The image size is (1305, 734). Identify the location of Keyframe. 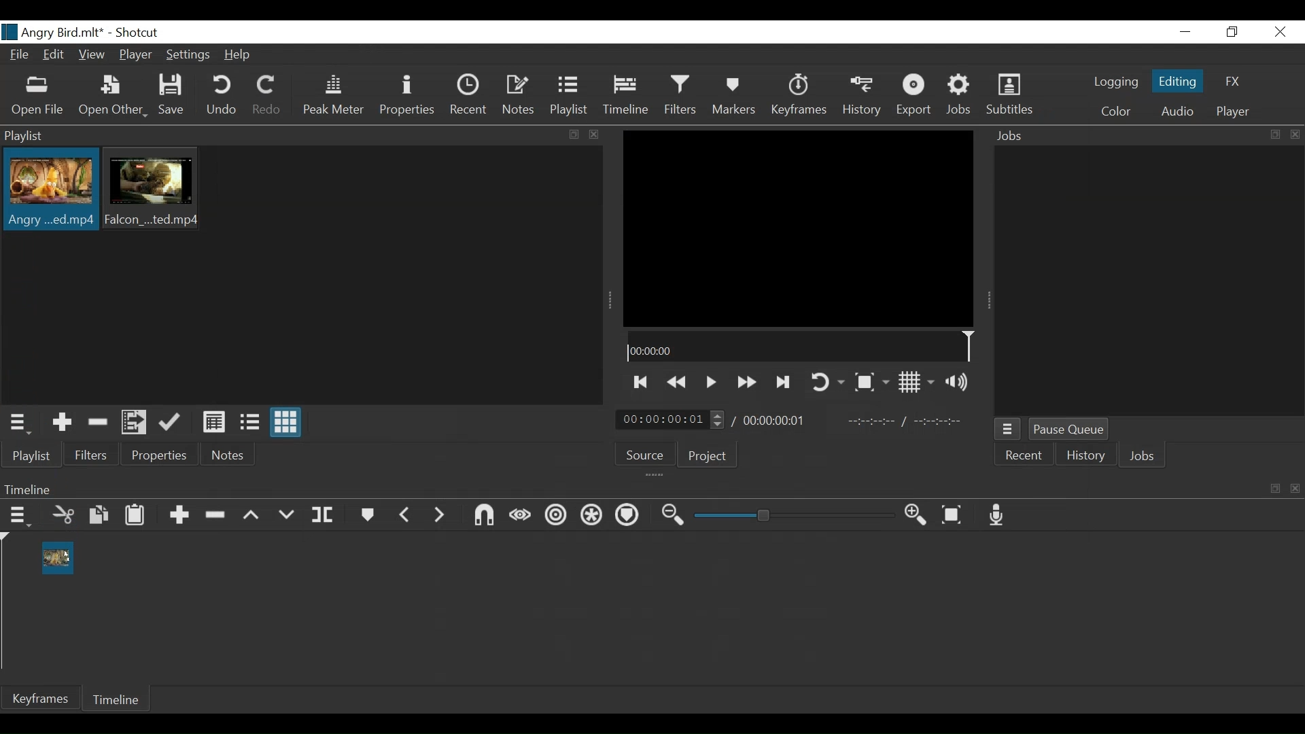
(801, 96).